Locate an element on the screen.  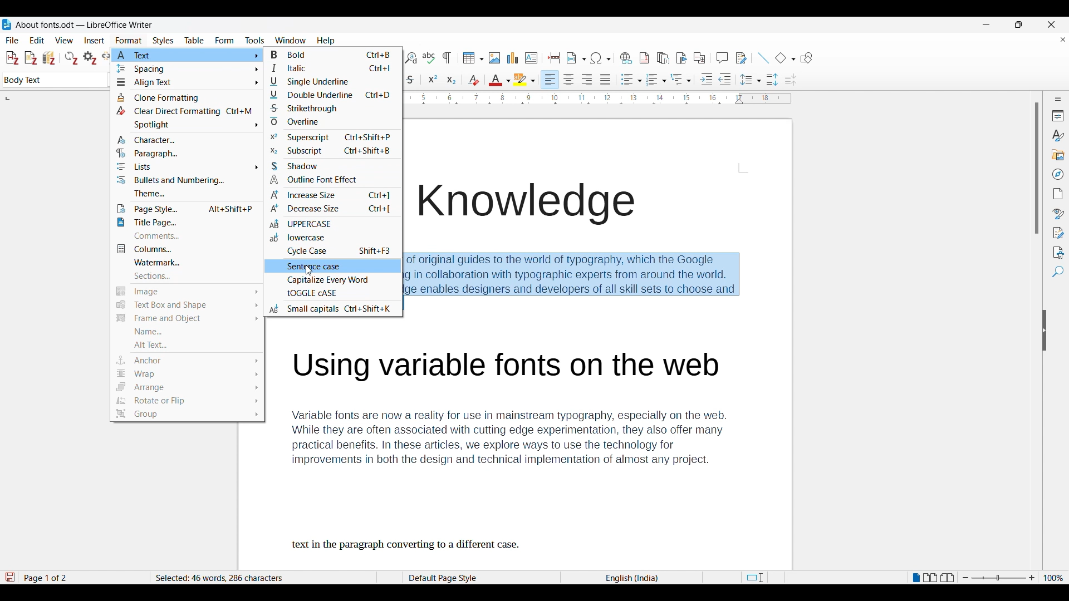
Highlight color options is located at coordinates (524, 80).